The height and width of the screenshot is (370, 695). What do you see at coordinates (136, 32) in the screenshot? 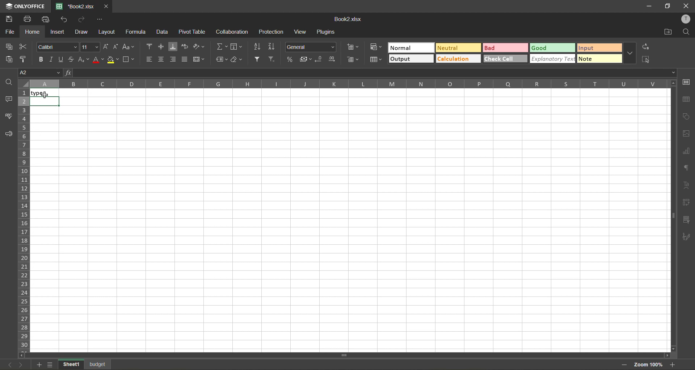
I see `formula` at bounding box center [136, 32].